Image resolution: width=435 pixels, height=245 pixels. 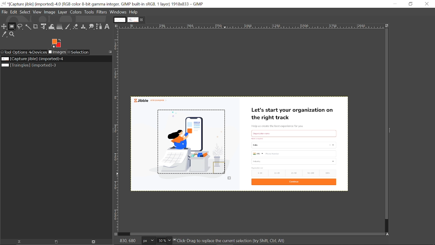 I want to click on Vertical scrollbar , so click(x=384, y=124).